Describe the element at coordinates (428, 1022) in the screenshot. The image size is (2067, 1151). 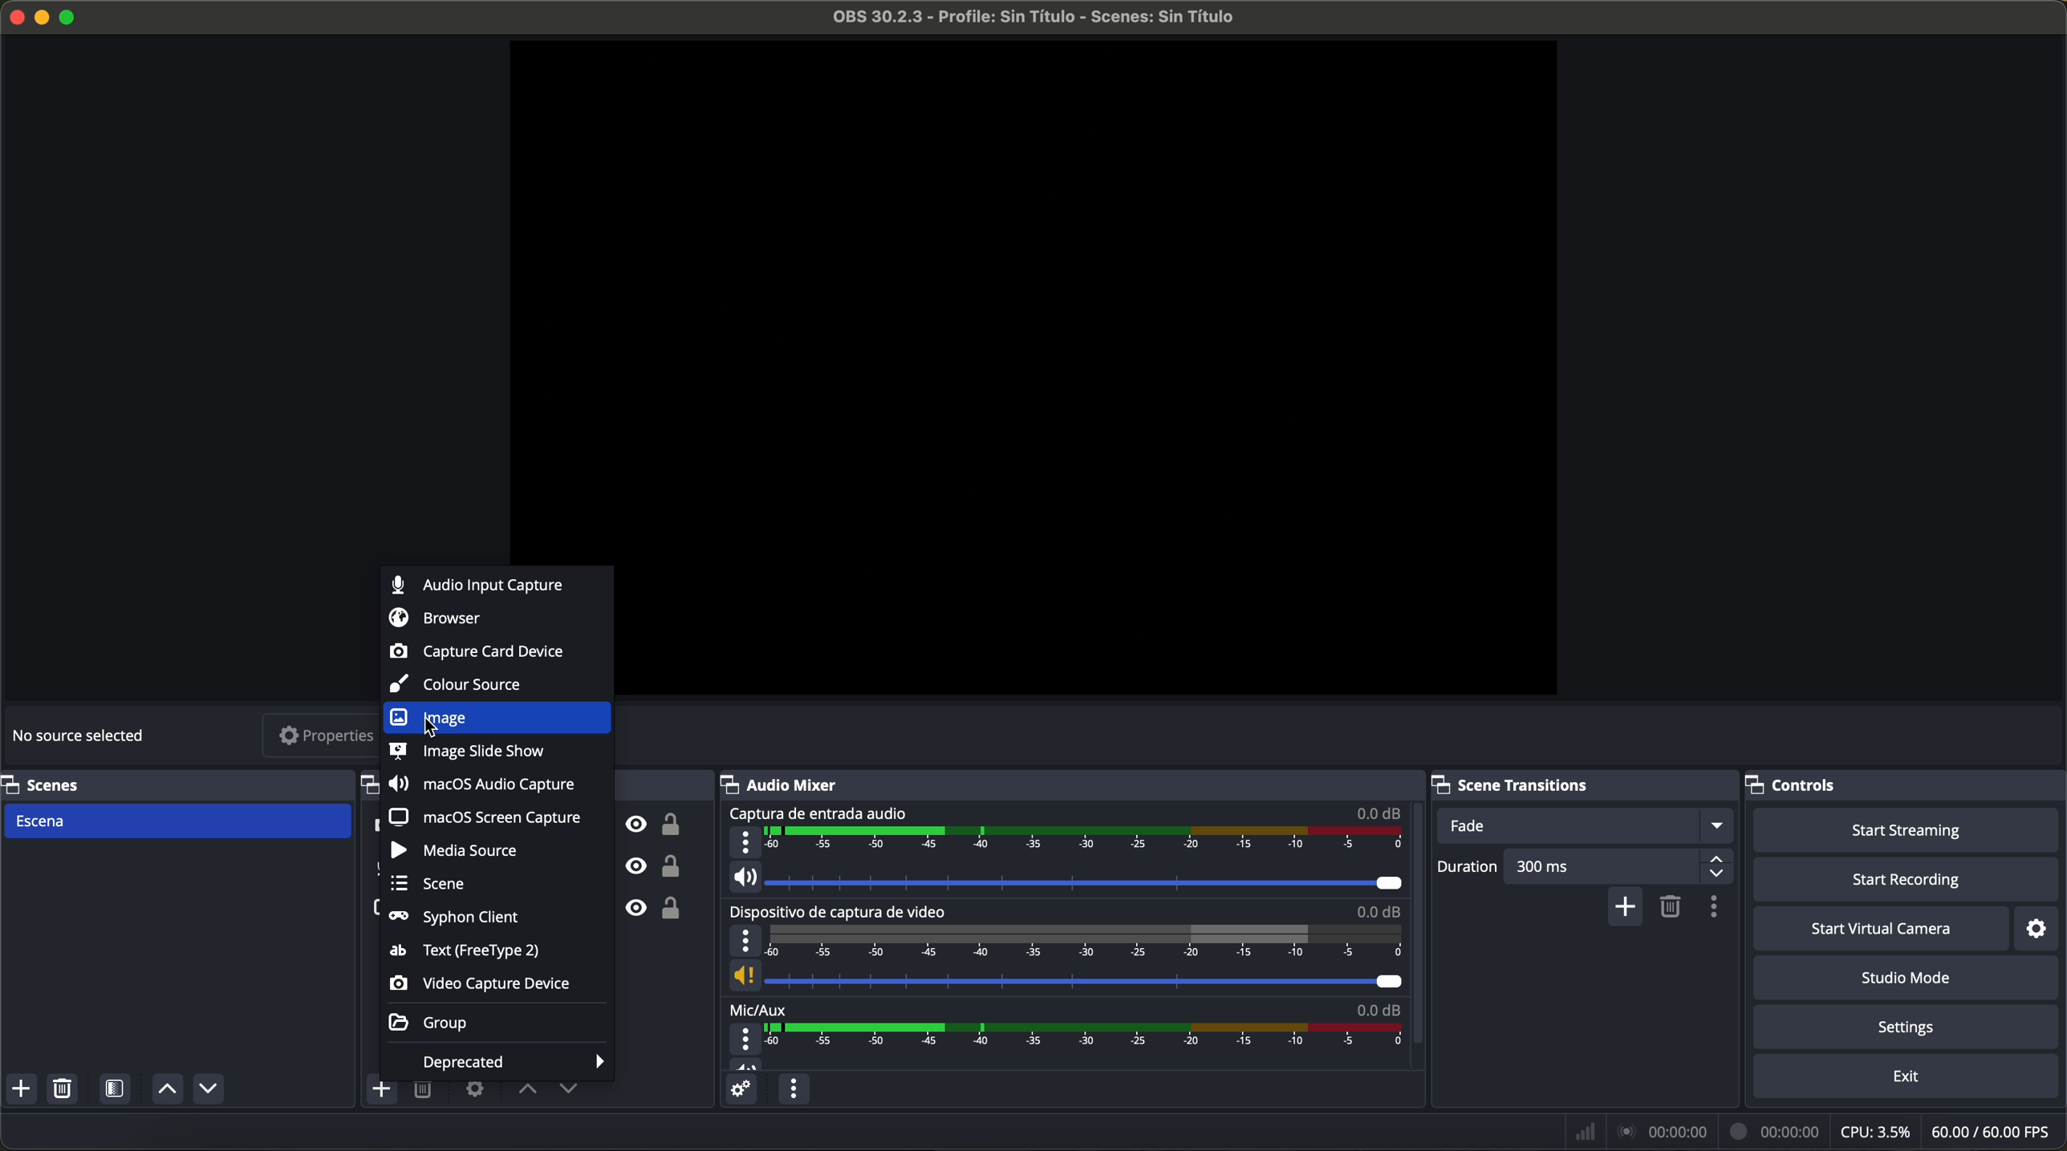
I see `group` at that location.